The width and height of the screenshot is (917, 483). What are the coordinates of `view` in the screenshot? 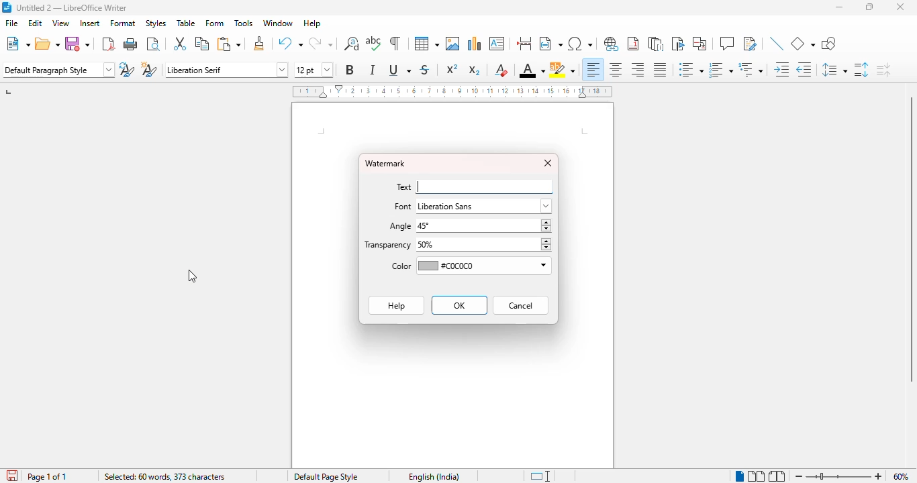 It's located at (60, 23).